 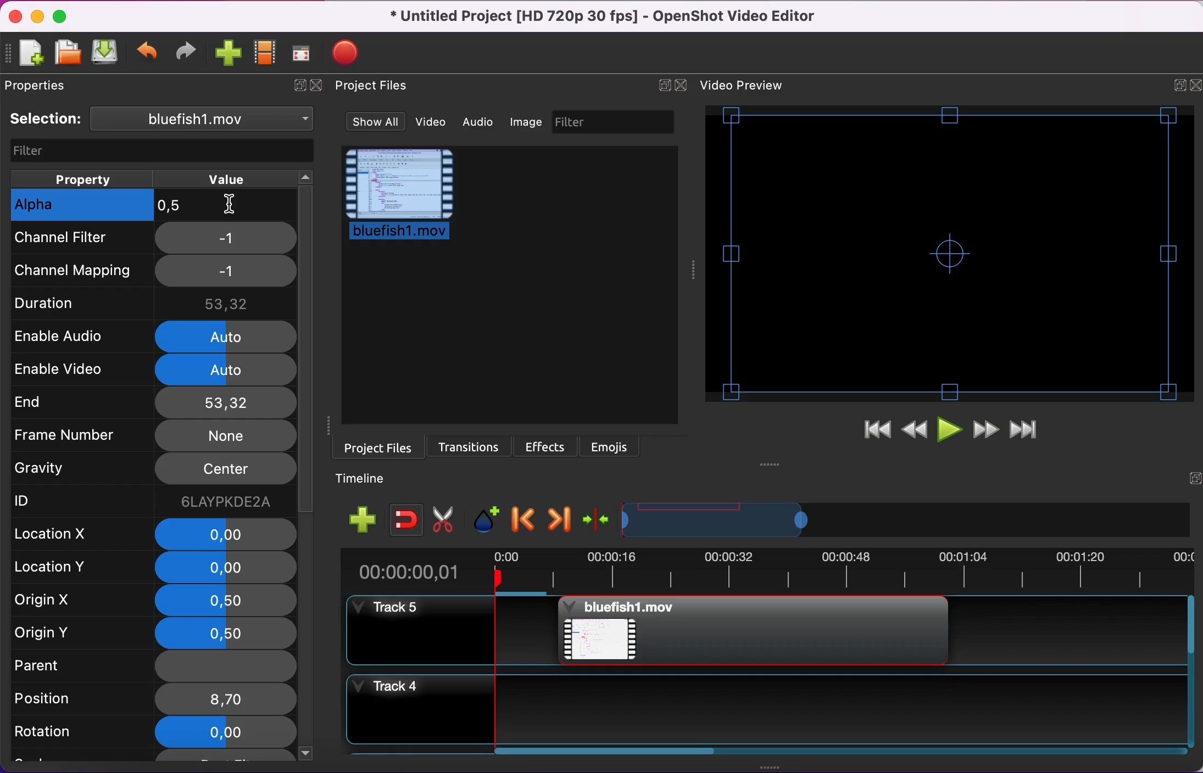 What do you see at coordinates (225, 436) in the screenshot?
I see `none` at bounding box center [225, 436].